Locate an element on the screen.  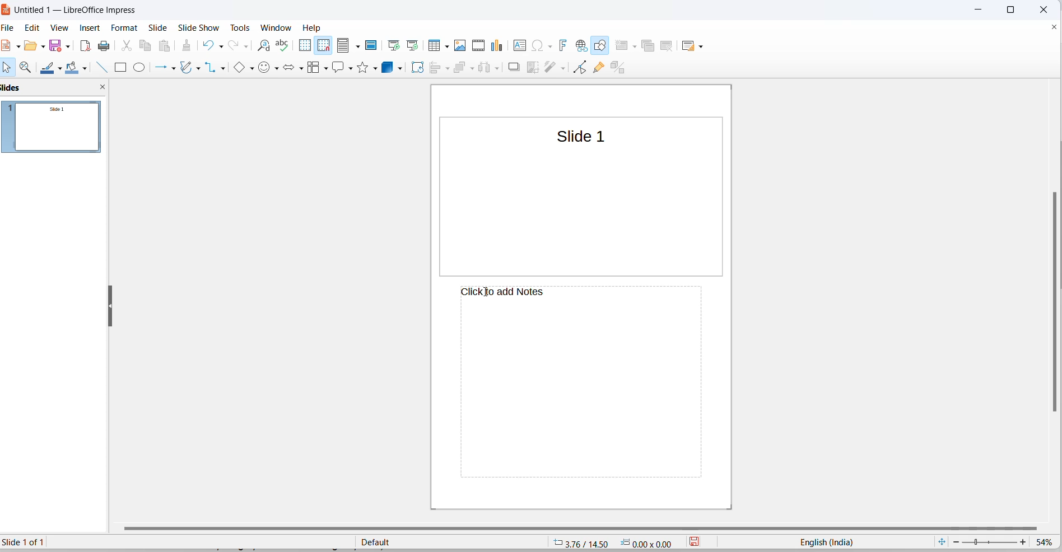
table grid is located at coordinates (446, 48).